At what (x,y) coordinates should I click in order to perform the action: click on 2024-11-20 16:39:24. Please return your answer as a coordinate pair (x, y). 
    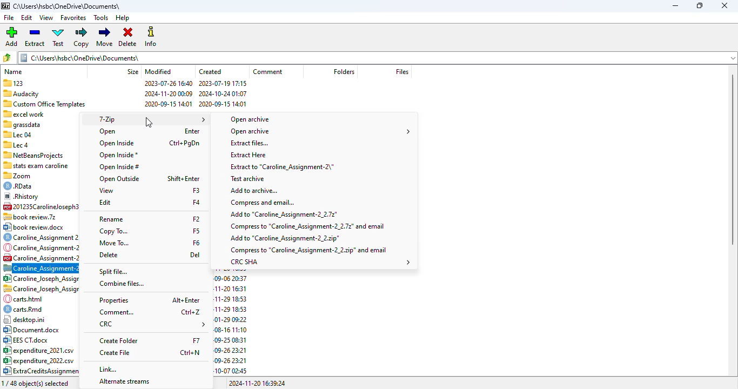
    Looking at the image, I should click on (257, 383).